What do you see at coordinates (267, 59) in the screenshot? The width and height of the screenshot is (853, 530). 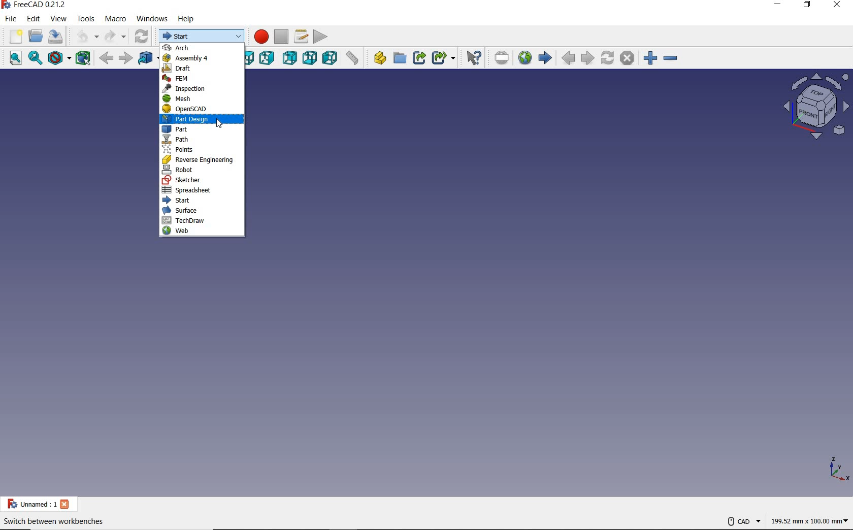 I see `RIGHT` at bounding box center [267, 59].